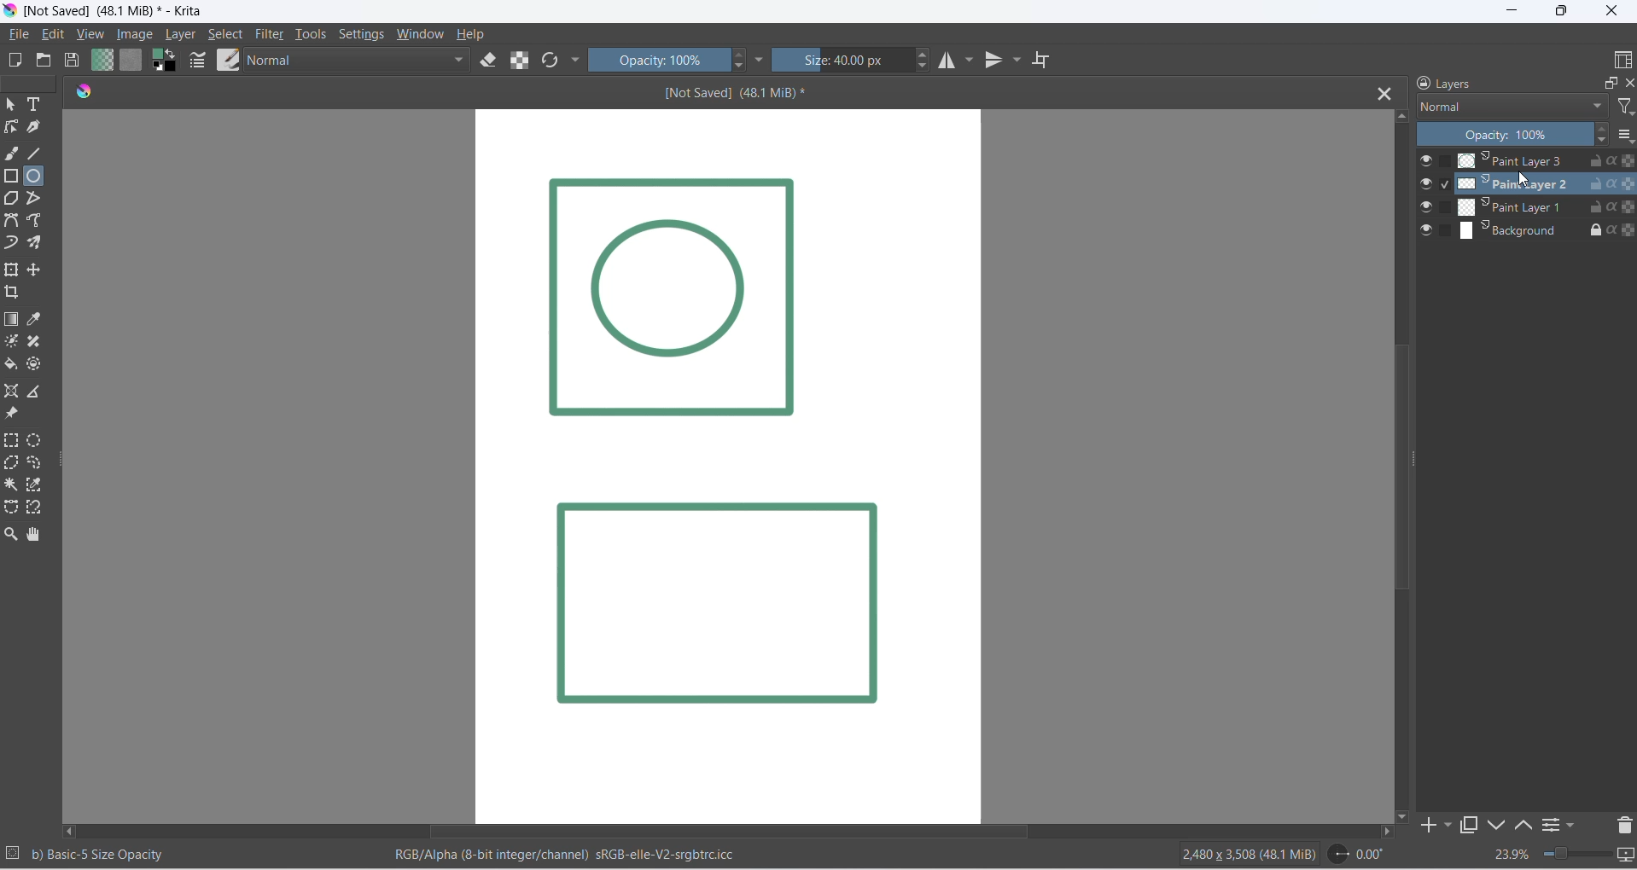  Describe the element at coordinates (1509, 13) in the screenshot. I see `minimize` at that location.